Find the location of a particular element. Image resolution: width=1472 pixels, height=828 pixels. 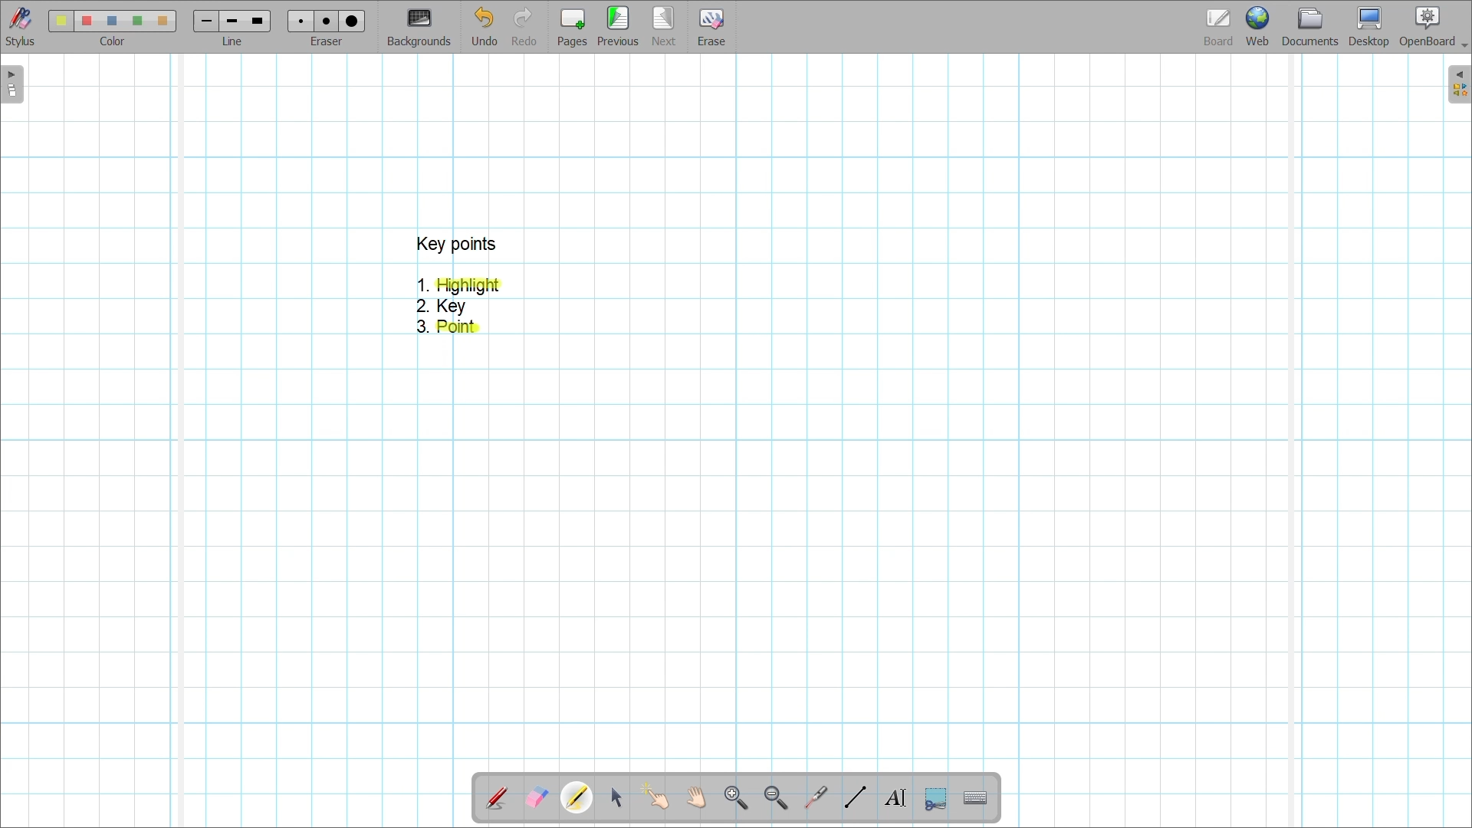

Interact with items is located at coordinates (655, 797).